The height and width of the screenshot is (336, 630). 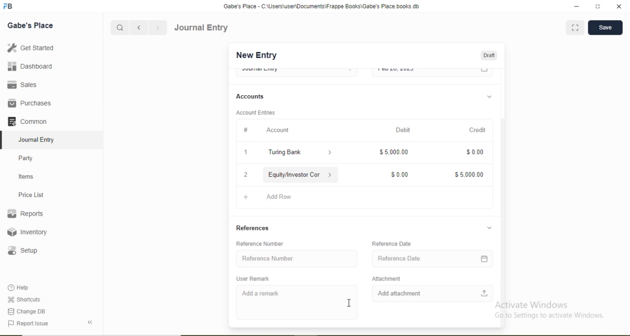 I want to click on 2, so click(x=245, y=176).